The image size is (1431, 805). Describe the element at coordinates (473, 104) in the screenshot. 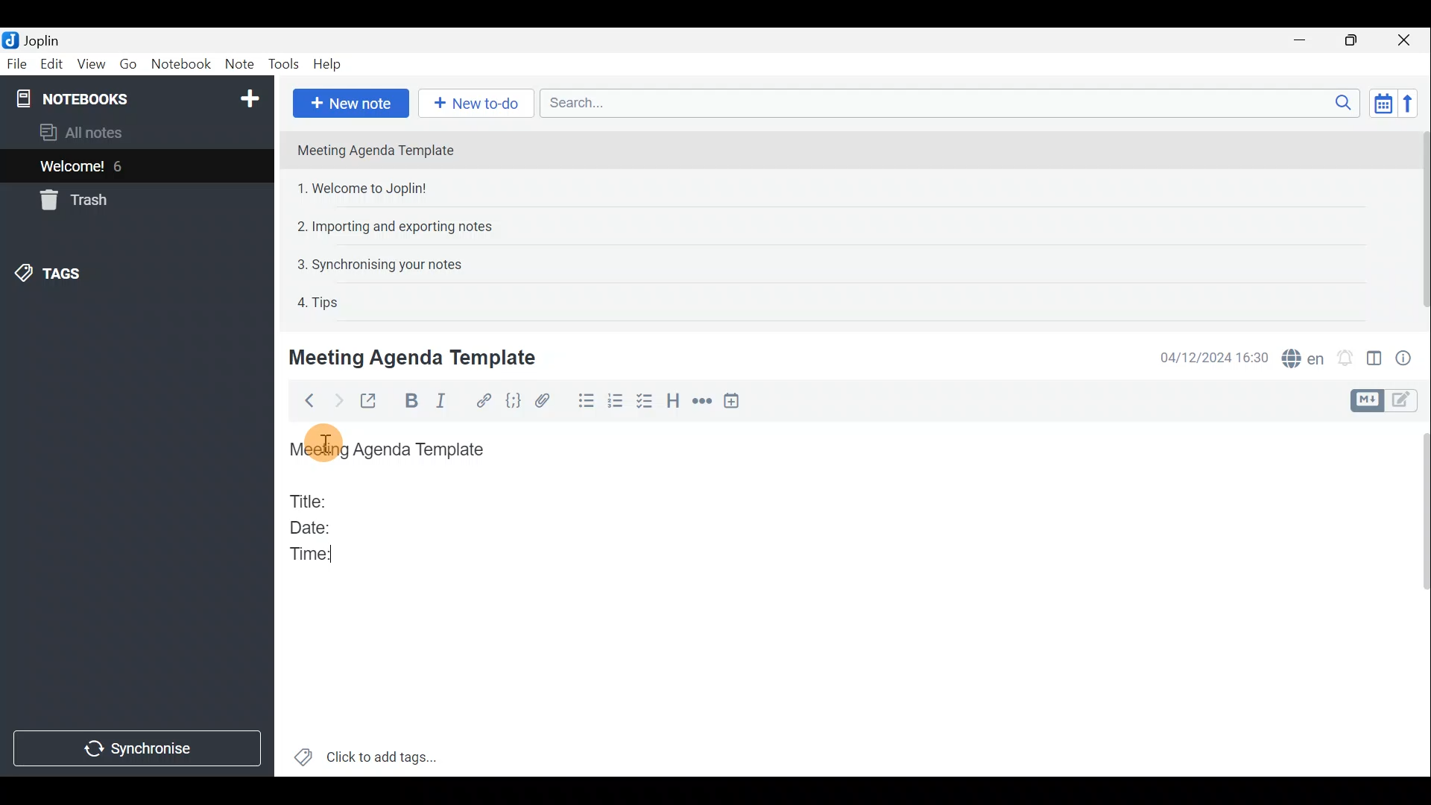

I see `New to-do` at that location.